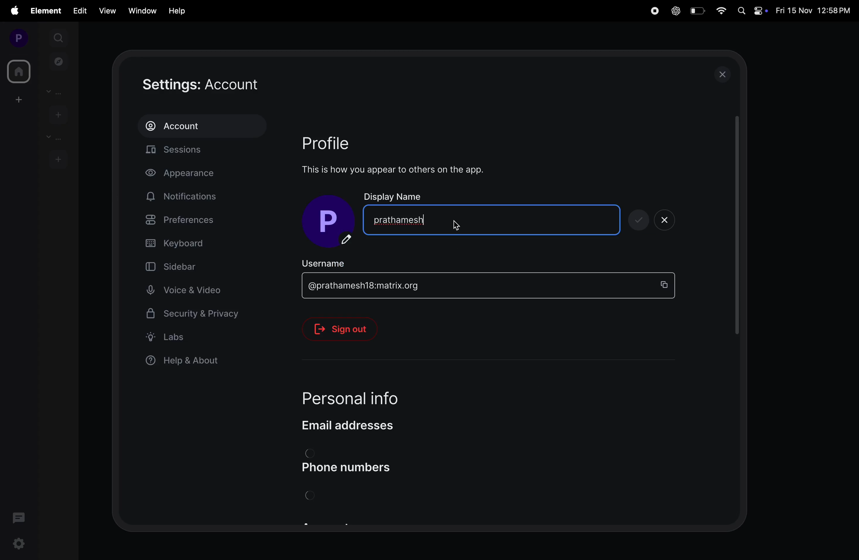 Image resolution: width=859 pixels, height=560 pixels. I want to click on profle, so click(336, 142).